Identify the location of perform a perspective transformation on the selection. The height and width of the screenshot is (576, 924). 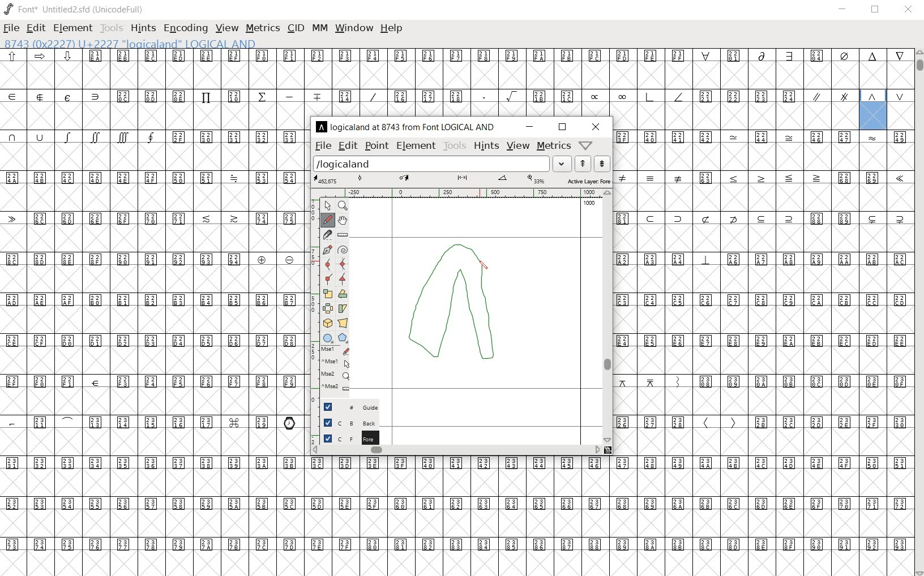
(342, 323).